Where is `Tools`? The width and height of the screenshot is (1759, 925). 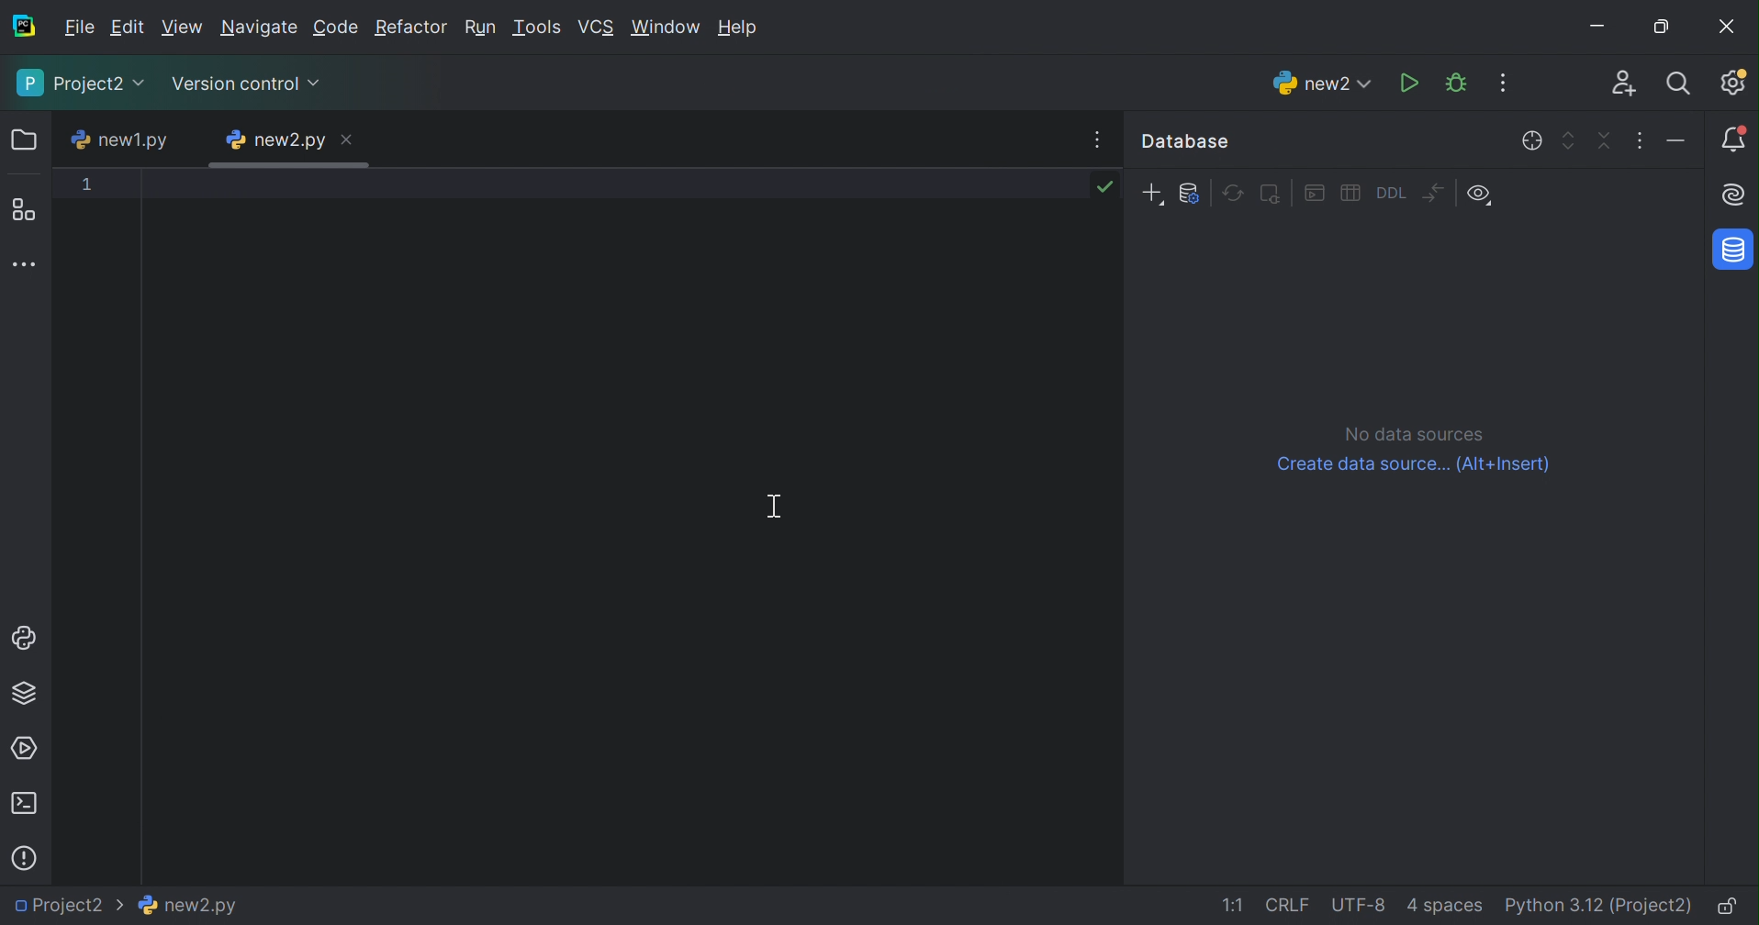
Tools is located at coordinates (537, 28).